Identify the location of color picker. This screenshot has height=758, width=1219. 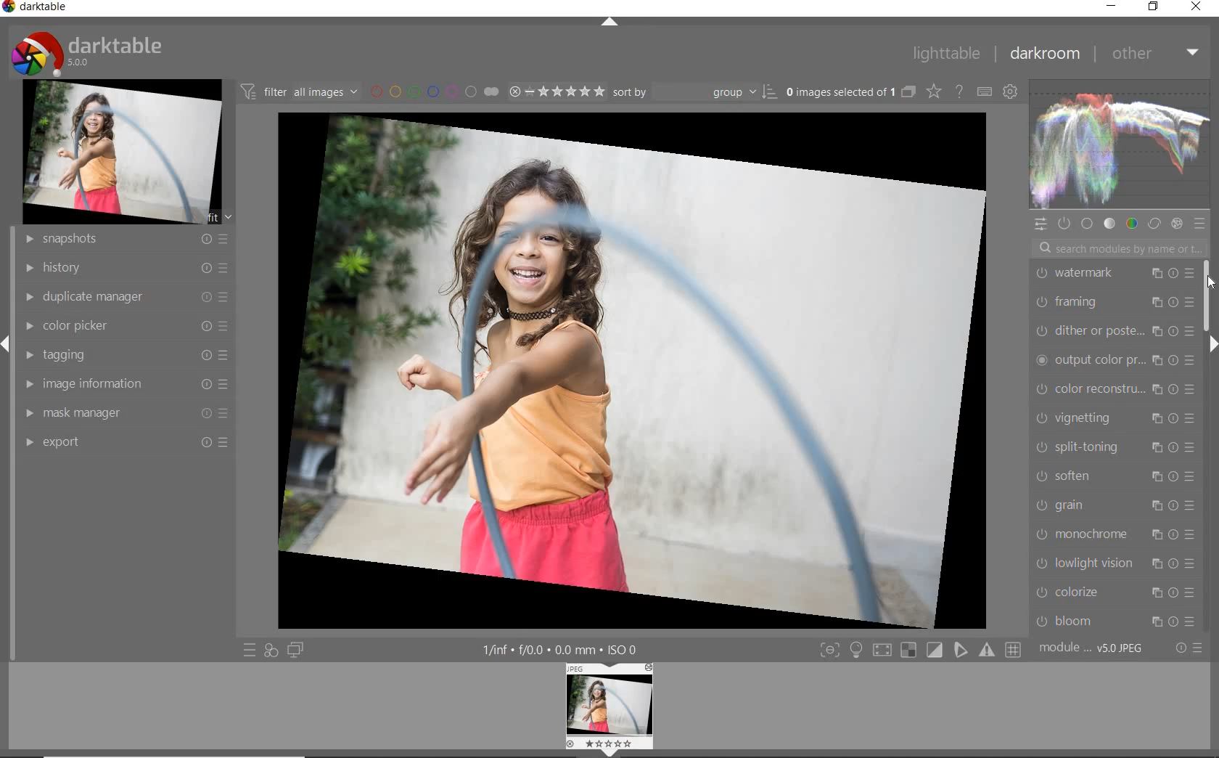
(124, 325).